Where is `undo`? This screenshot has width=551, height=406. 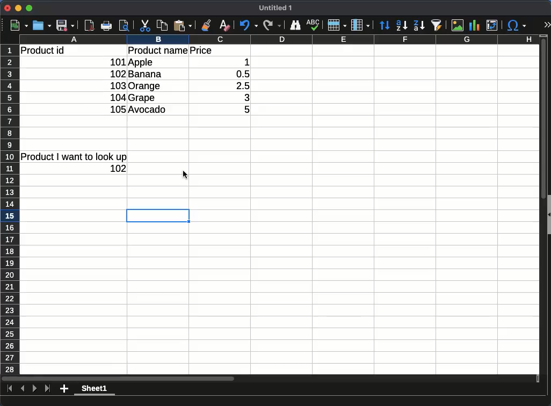 undo is located at coordinates (249, 25).